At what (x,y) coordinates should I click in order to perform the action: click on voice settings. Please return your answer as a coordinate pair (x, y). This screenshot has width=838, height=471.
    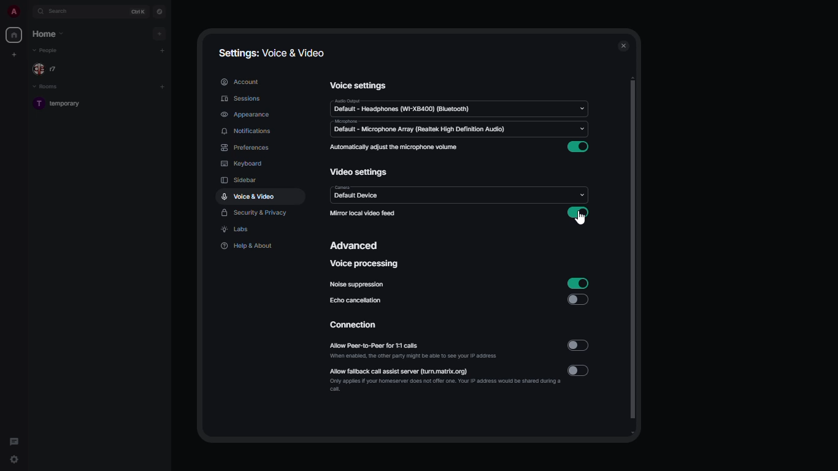
    Looking at the image, I should click on (359, 85).